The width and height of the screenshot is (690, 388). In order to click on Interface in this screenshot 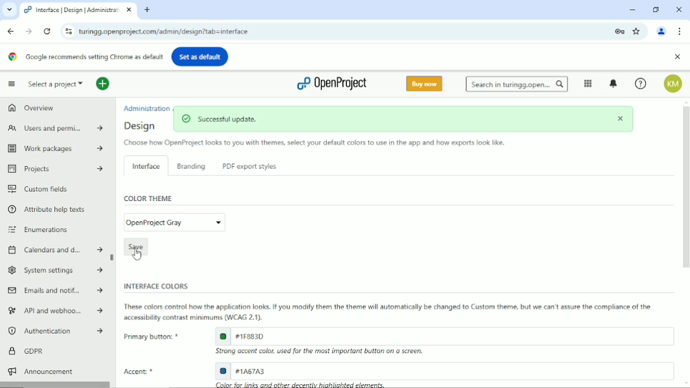, I will do `click(144, 165)`.